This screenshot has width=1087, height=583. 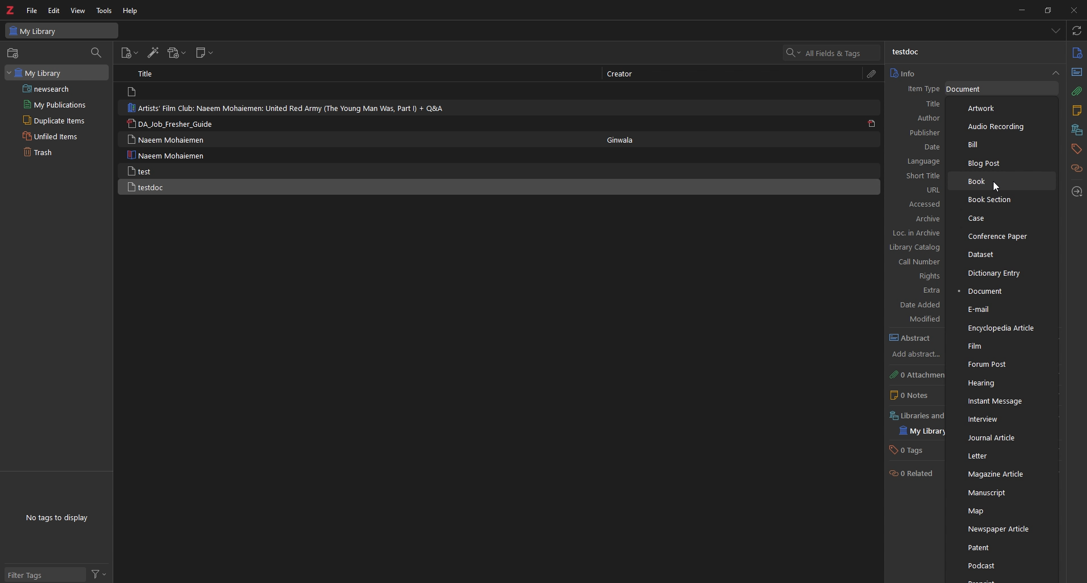 I want to click on document, so click(x=1000, y=291).